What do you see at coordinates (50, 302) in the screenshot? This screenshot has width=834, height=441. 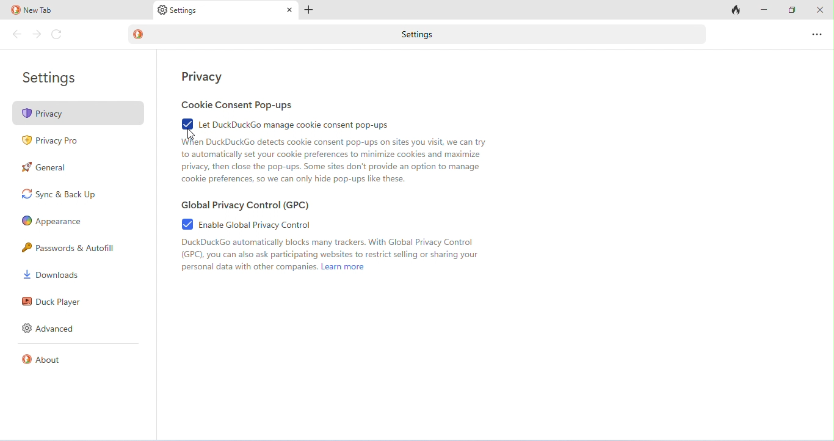 I see `duck player` at bounding box center [50, 302].